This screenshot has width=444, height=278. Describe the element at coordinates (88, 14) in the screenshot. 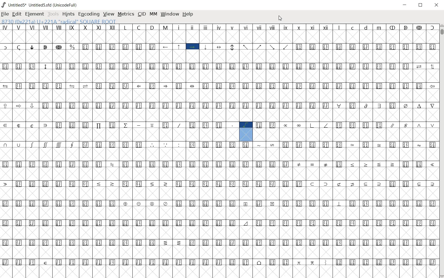

I see `ENCODING` at that location.